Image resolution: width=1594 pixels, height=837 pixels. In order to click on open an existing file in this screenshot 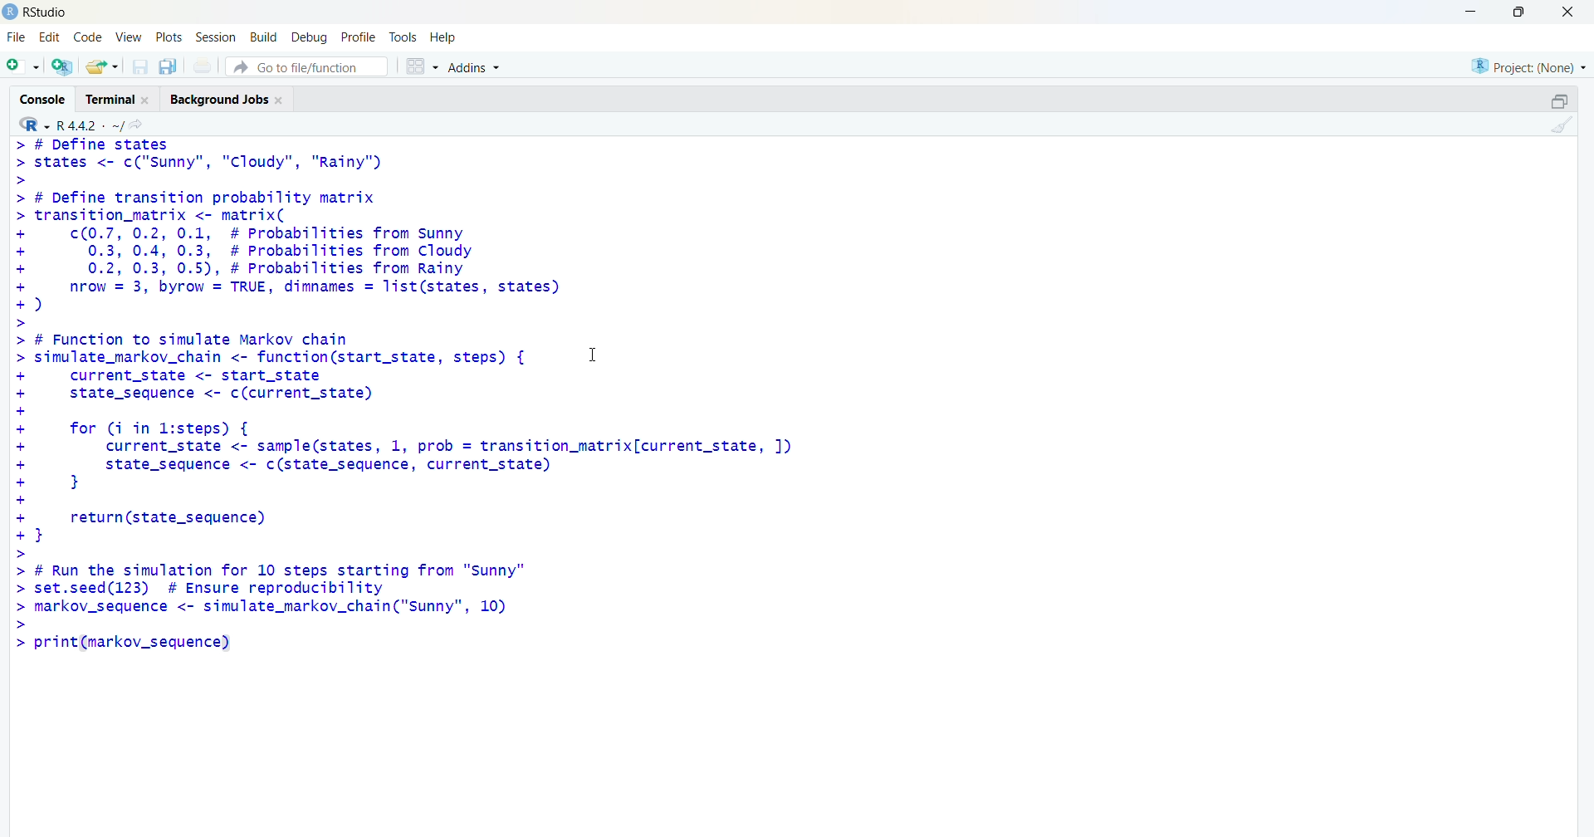, I will do `click(102, 66)`.